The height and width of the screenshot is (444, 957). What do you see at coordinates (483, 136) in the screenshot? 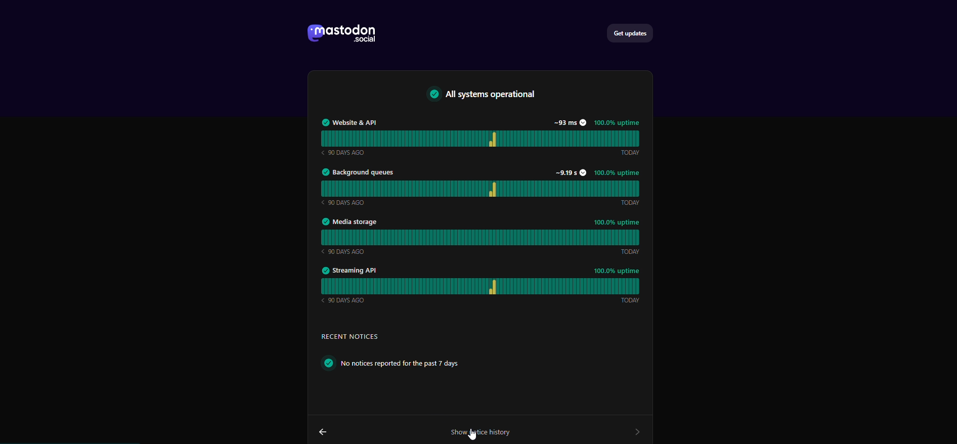
I see `website and api status` at bounding box center [483, 136].